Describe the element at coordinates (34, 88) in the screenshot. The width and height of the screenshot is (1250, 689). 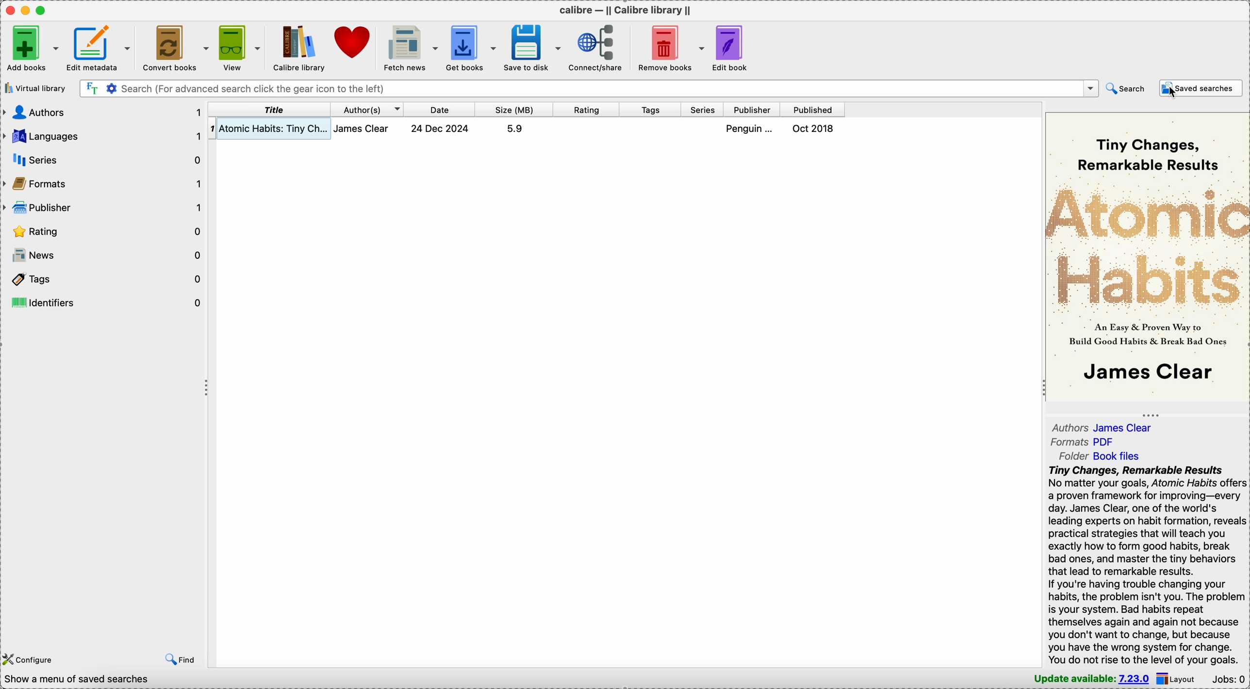
I see `virtual library` at that location.